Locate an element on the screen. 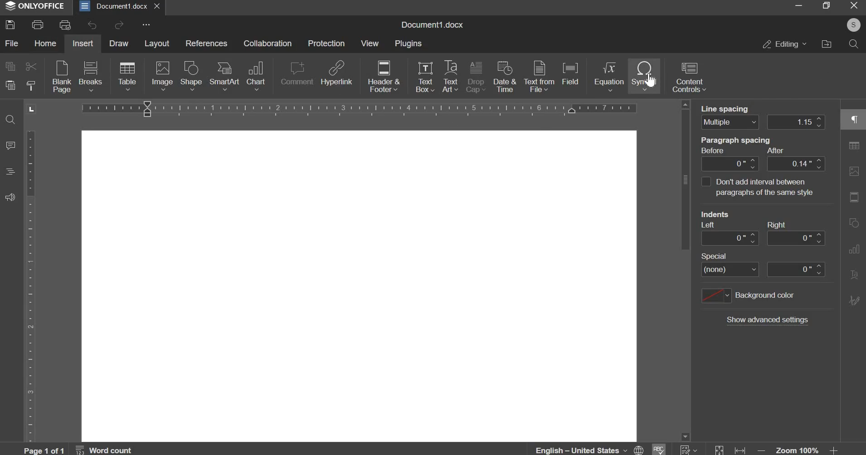 This screenshot has width=866, height=455. maximize is located at coordinates (826, 5).